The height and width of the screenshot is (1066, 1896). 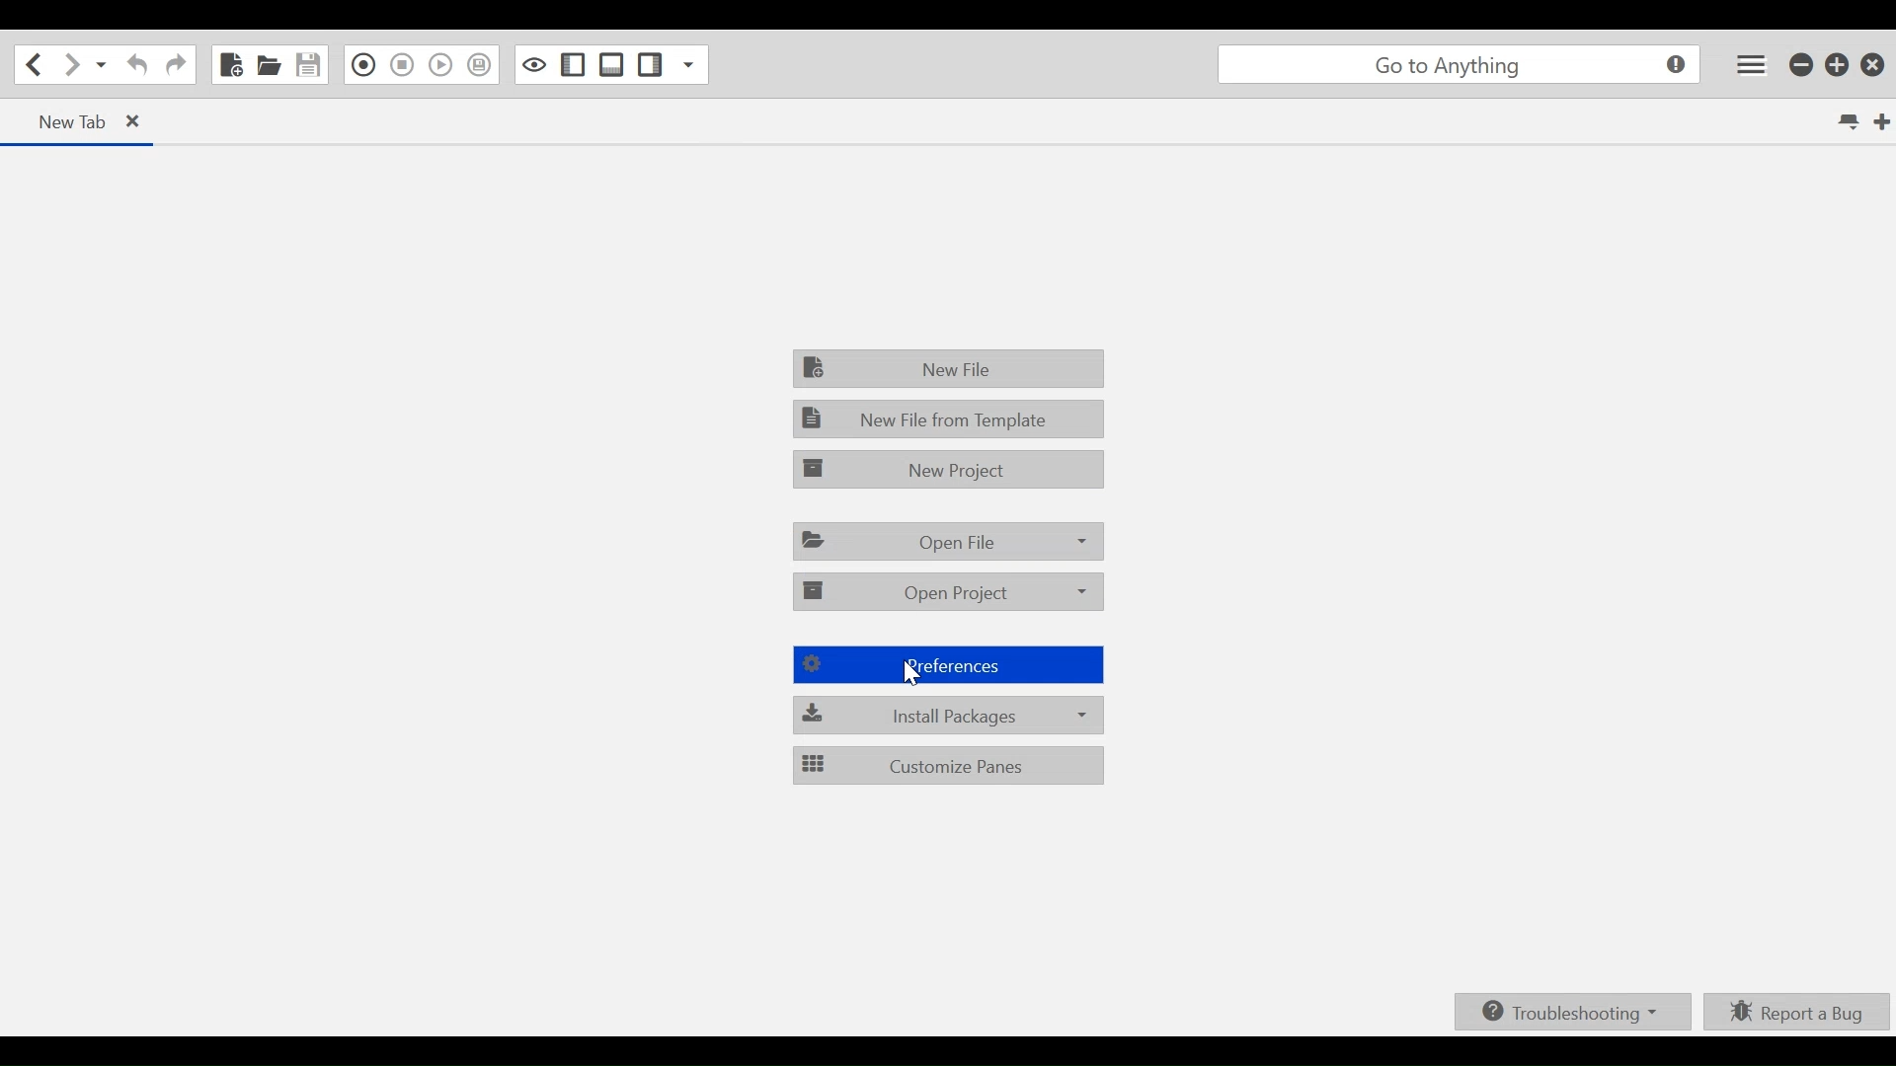 I want to click on Go to anything, so click(x=1461, y=65).